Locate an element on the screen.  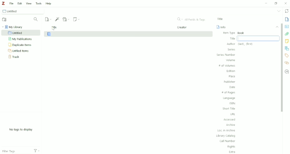
Language is located at coordinates (229, 98).